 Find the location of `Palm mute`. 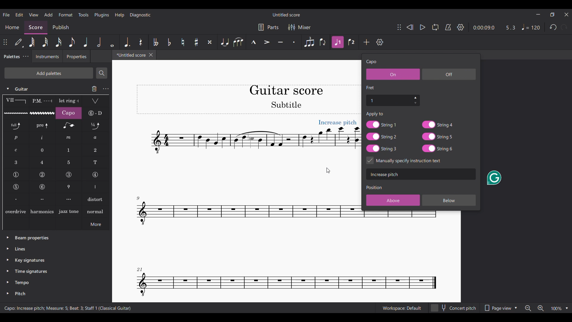

Palm mute is located at coordinates (42, 101).